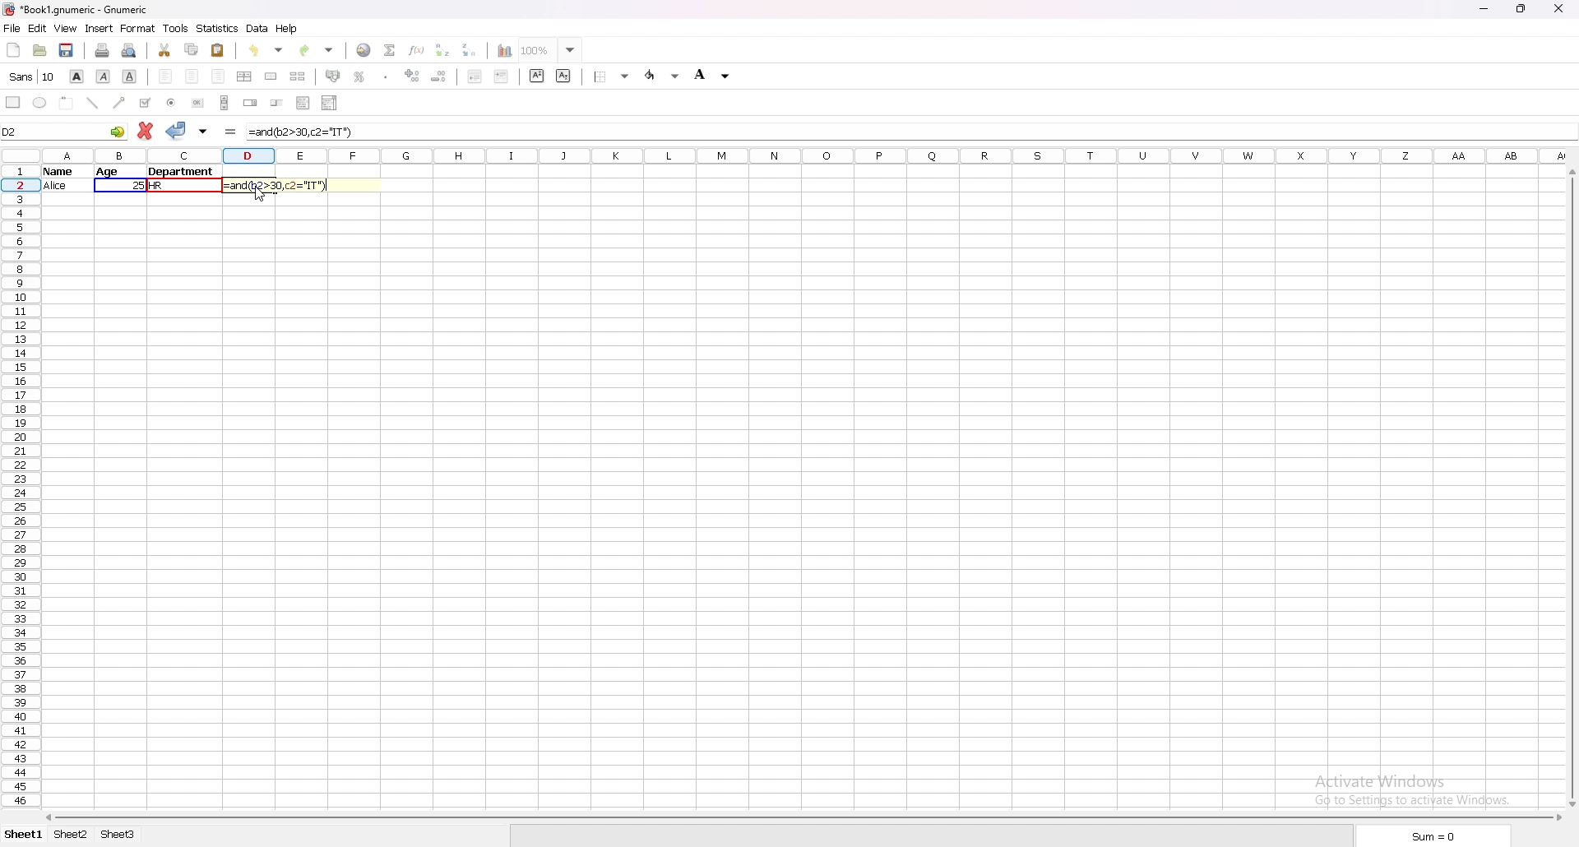  I want to click on sort ascending, so click(443, 50).